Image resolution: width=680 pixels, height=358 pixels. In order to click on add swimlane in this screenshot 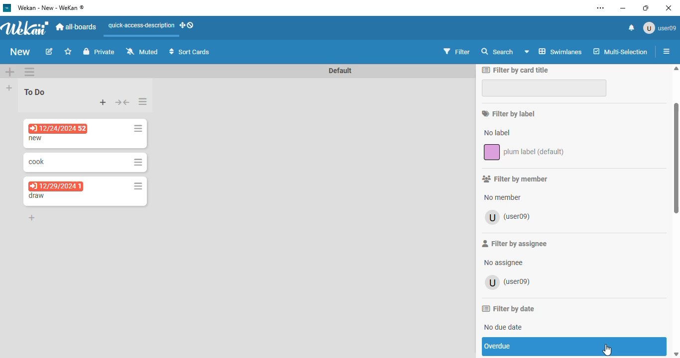, I will do `click(10, 71)`.